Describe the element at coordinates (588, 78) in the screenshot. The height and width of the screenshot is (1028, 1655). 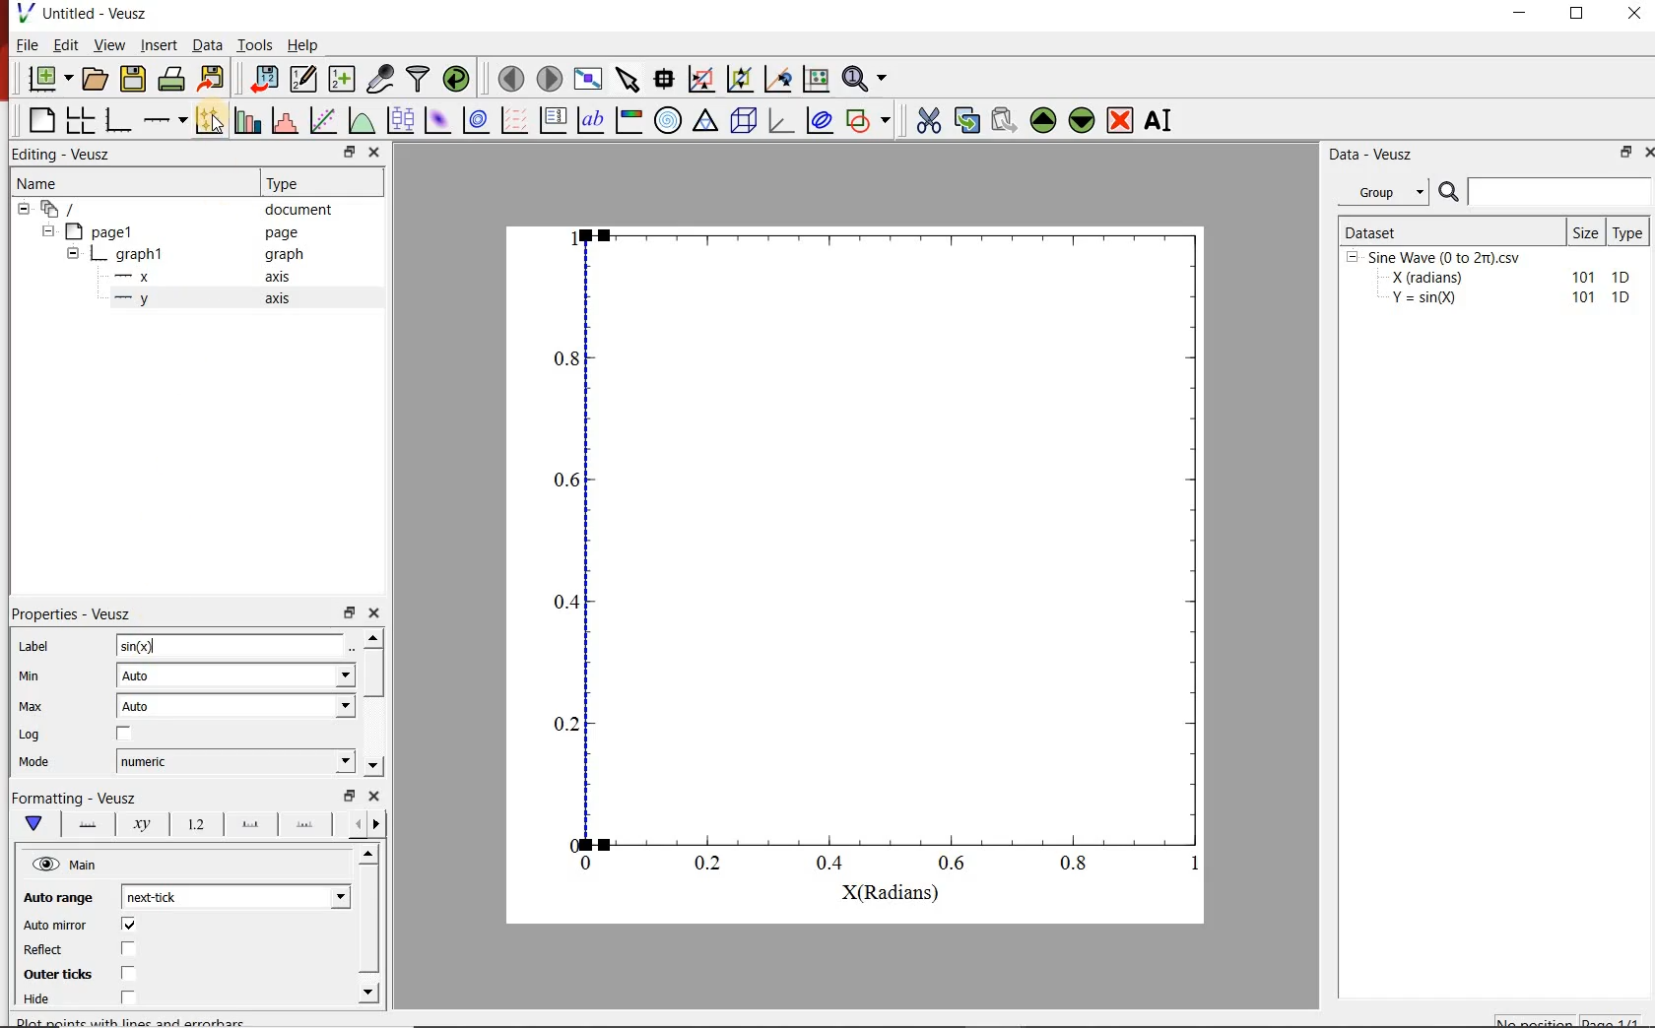
I see `view plot full screen` at that location.